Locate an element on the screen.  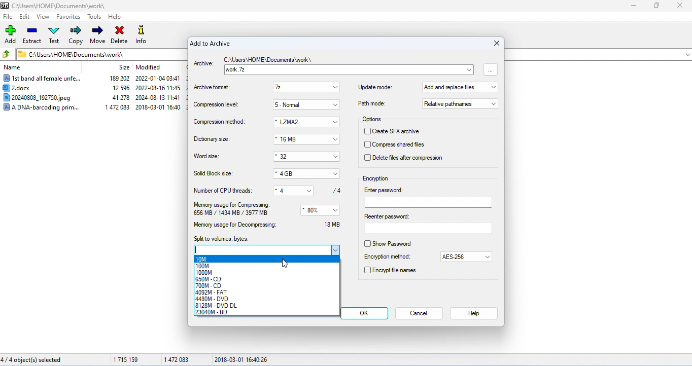
4/4 object(s) selected is located at coordinates (31, 360).